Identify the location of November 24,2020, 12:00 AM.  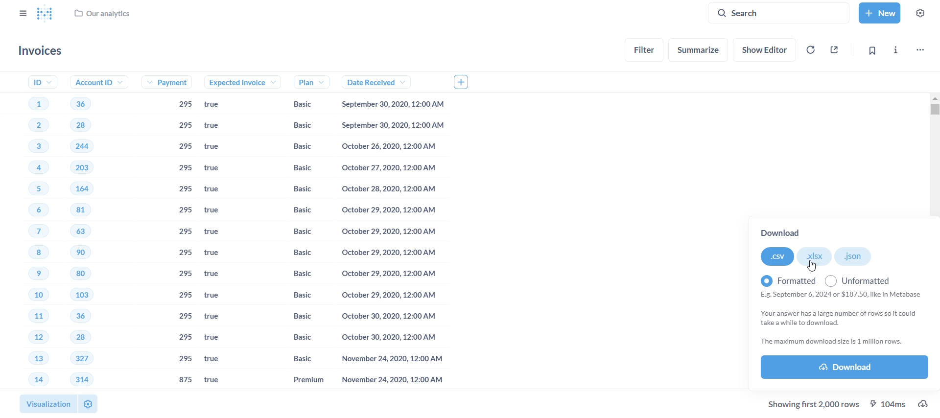
(386, 360).